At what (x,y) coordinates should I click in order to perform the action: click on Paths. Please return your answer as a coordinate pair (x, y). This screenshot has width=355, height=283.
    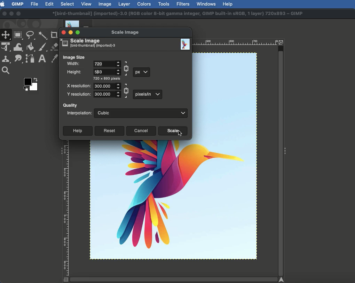
    Looking at the image, I should click on (30, 59).